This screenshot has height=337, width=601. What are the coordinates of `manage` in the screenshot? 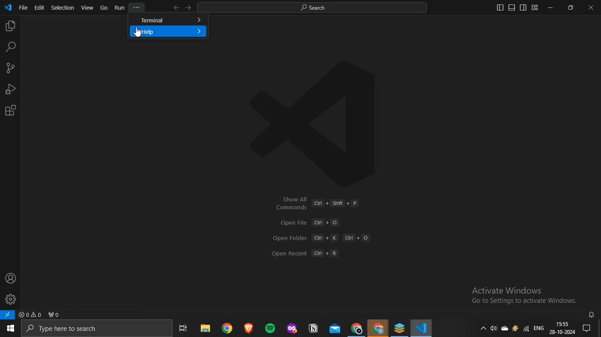 It's located at (11, 298).